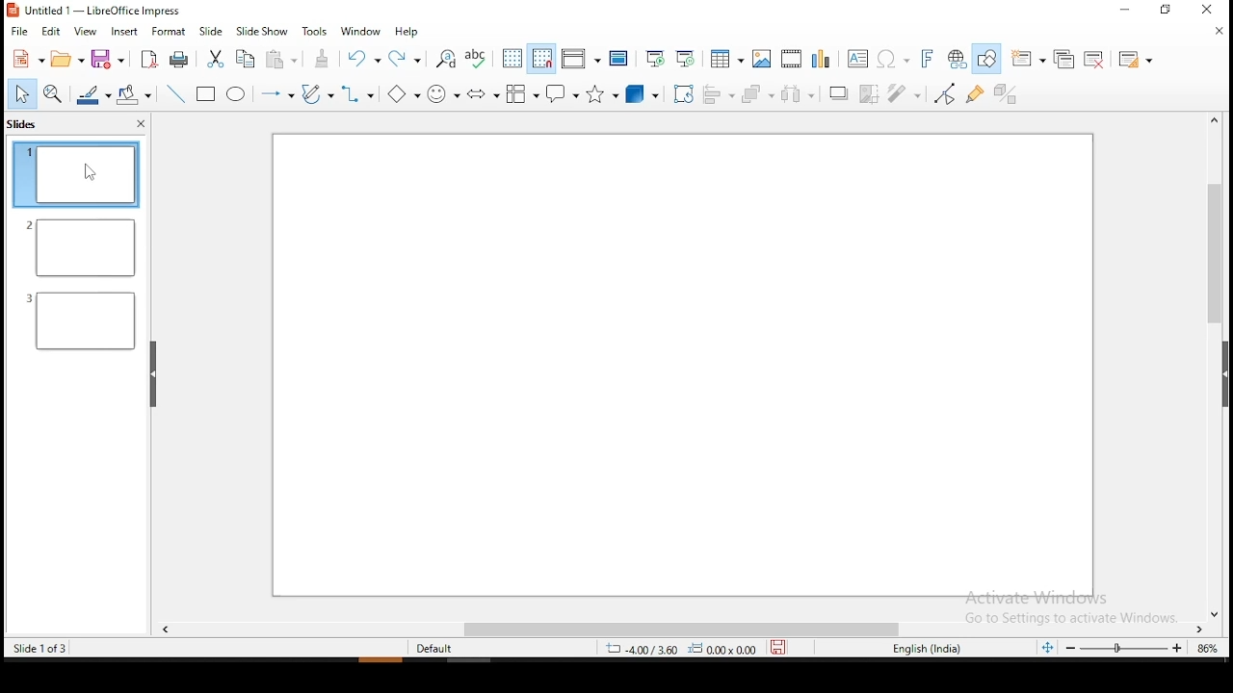 The height and width of the screenshot is (693, 1233). I want to click on display grid, so click(512, 60).